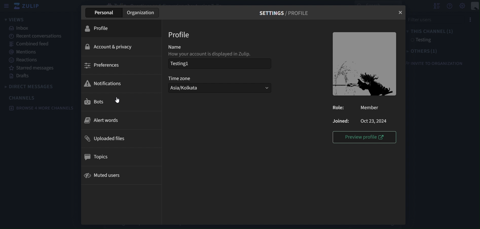 This screenshot has height=229, width=480. What do you see at coordinates (105, 174) in the screenshot?
I see `muted users` at bounding box center [105, 174].